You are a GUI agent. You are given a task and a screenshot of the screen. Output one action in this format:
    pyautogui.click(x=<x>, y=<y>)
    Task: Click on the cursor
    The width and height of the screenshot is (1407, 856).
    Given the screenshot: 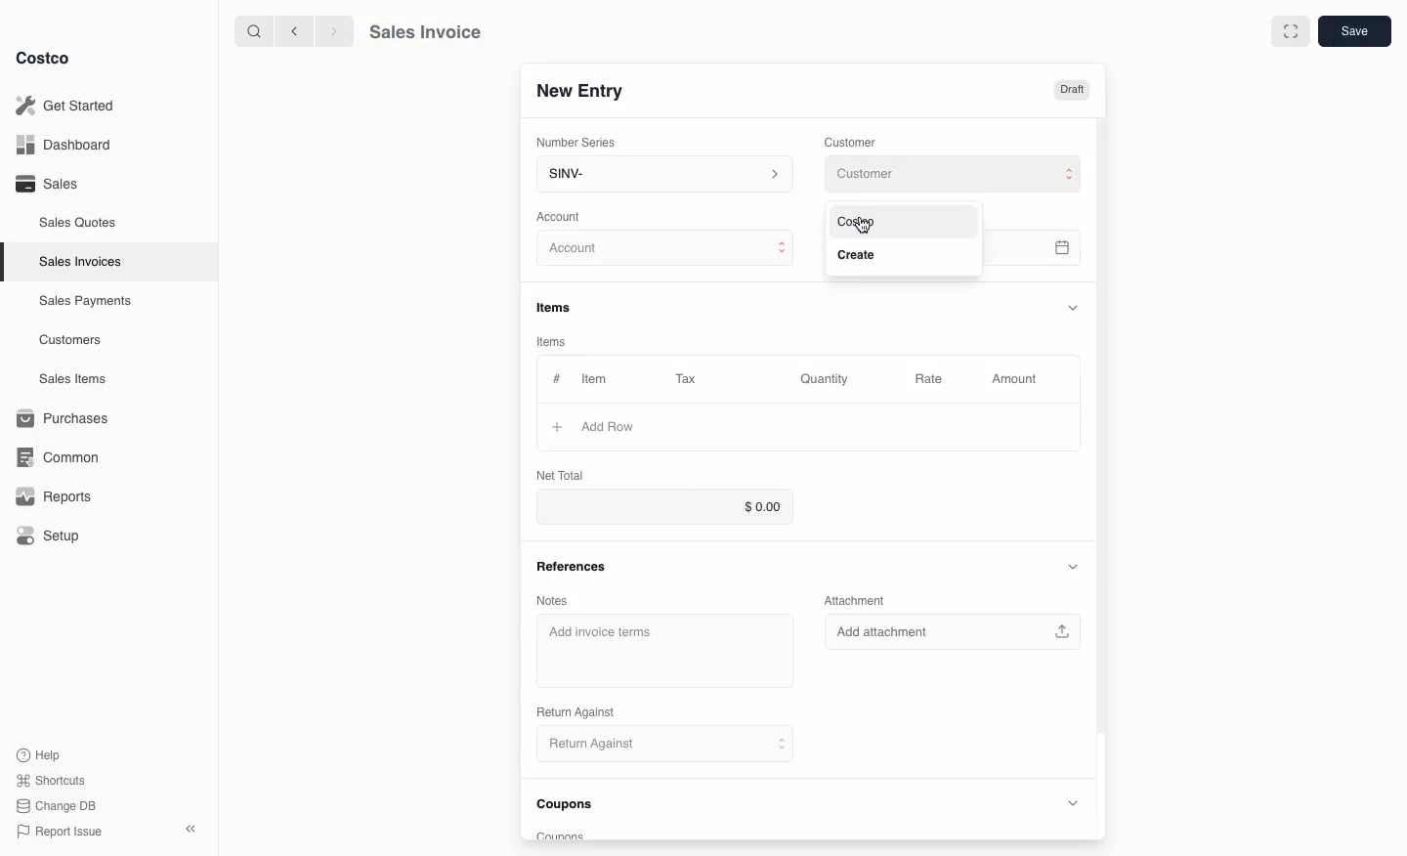 What is the action you would take?
    pyautogui.click(x=867, y=225)
    